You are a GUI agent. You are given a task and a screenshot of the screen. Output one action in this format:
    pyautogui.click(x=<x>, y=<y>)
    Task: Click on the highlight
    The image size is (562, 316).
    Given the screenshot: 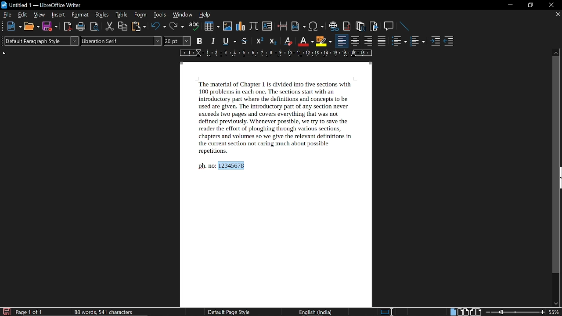 What is the action you would take?
    pyautogui.click(x=324, y=41)
    